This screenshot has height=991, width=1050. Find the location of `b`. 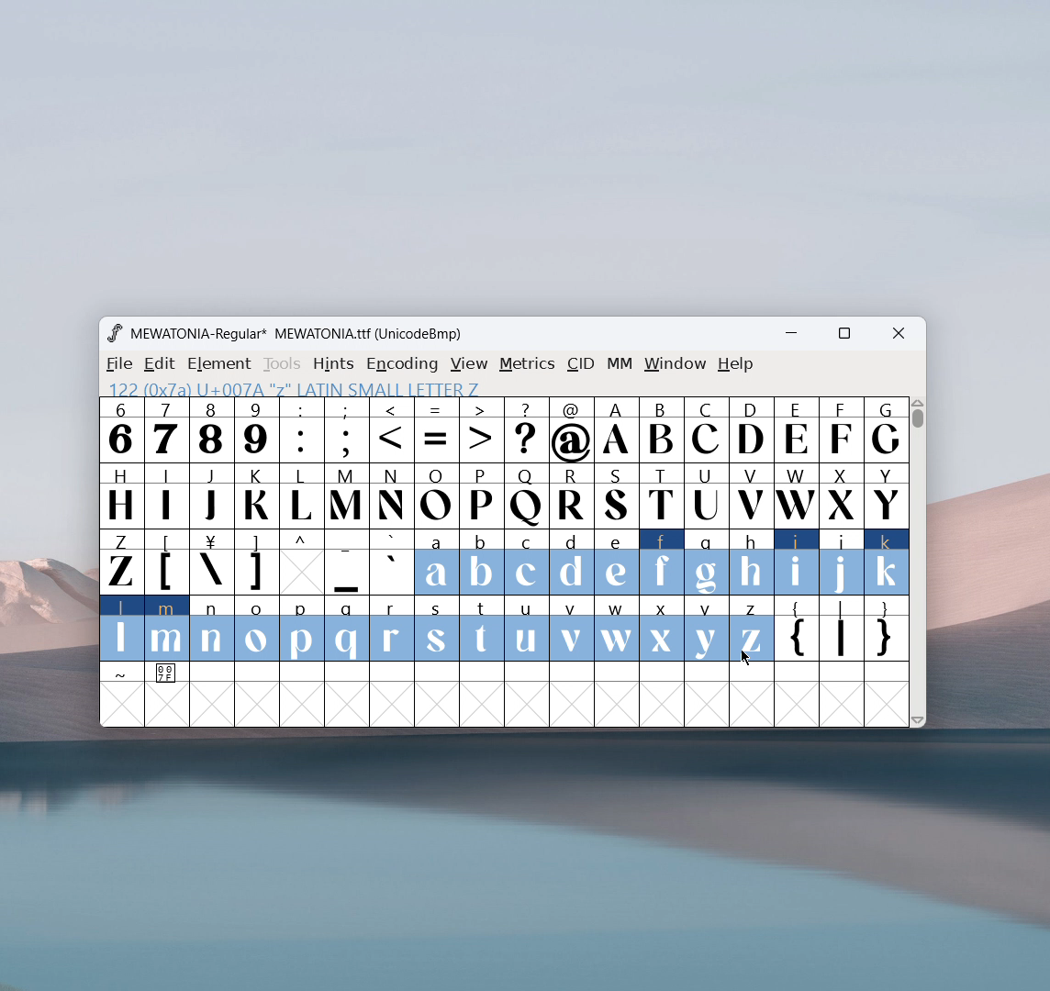

b is located at coordinates (482, 563).